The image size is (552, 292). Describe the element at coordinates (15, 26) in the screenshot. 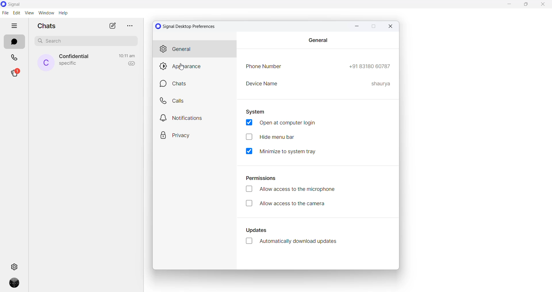

I see `hide tabs` at that location.